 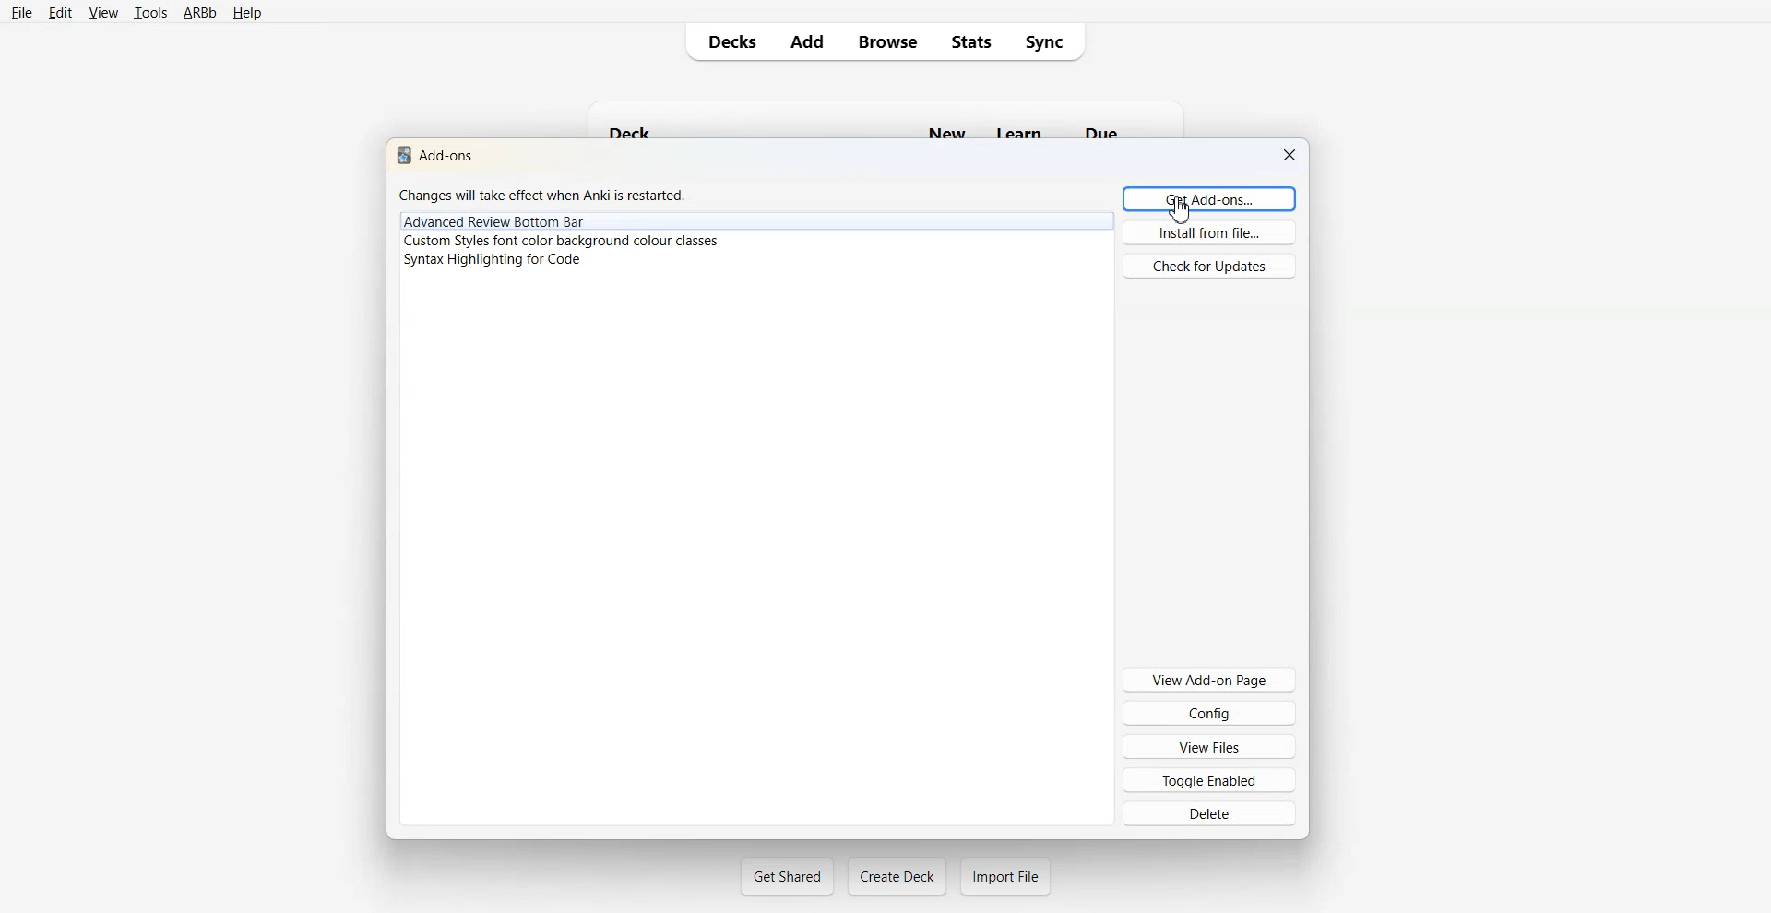 What do you see at coordinates (1210, 198) in the screenshot?
I see `Get Add-ons` at bounding box center [1210, 198].